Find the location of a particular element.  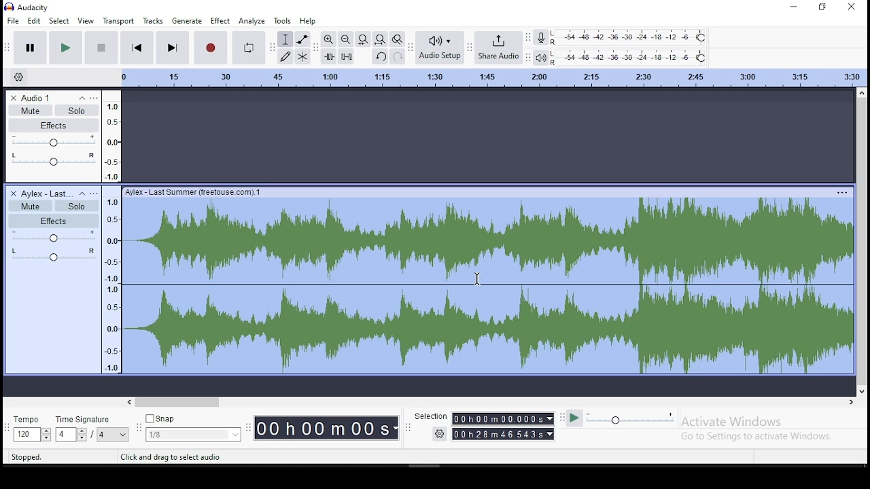

settings is located at coordinates (21, 75).